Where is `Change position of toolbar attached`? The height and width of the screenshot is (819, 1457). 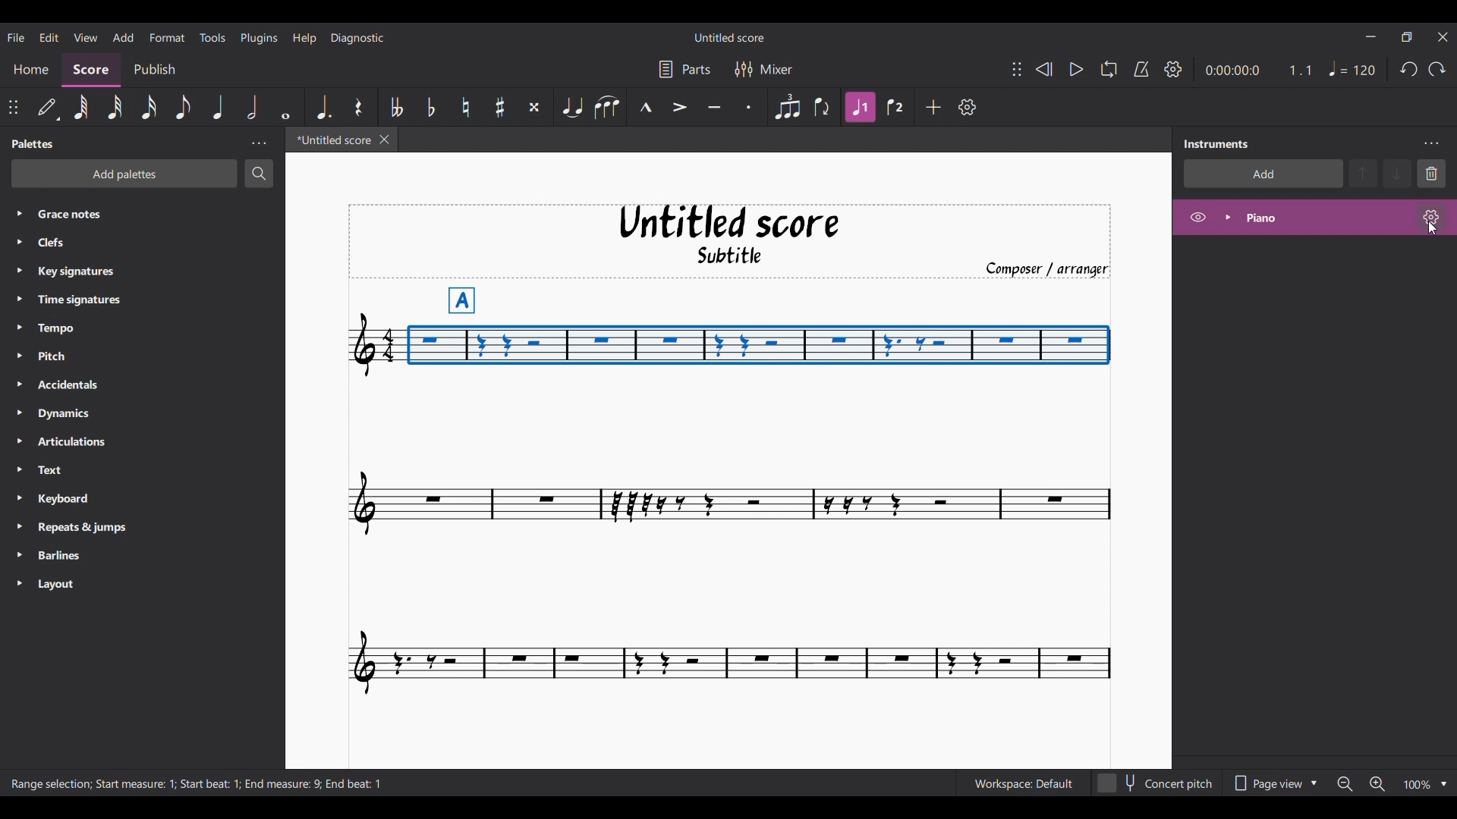 Change position of toolbar attached is located at coordinates (1017, 69).